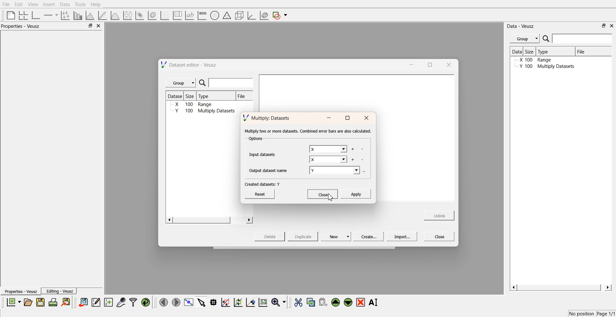 This screenshot has width=616, height=317. Describe the element at coordinates (176, 302) in the screenshot. I see `move right` at that location.